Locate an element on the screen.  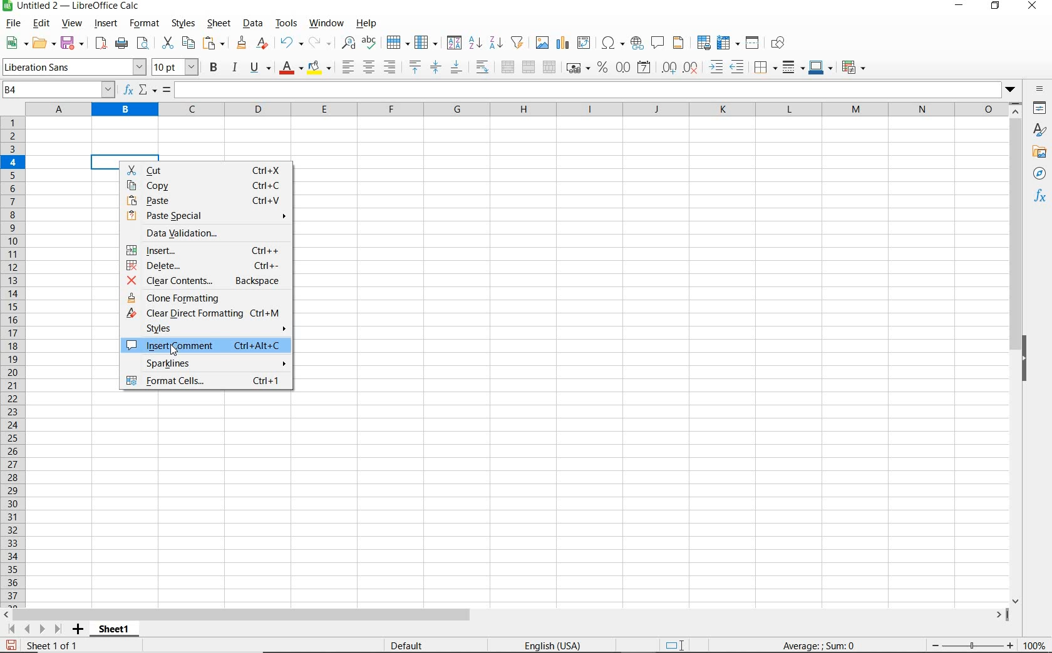
define print area is located at coordinates (704, 42).